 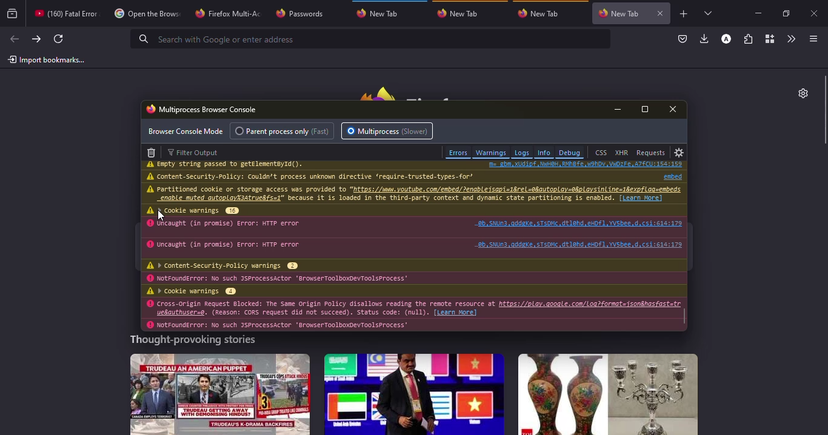 What do you see at coordinates (148, 279) in the screenshot?
I see `warning` at bounding box center [148, 279].